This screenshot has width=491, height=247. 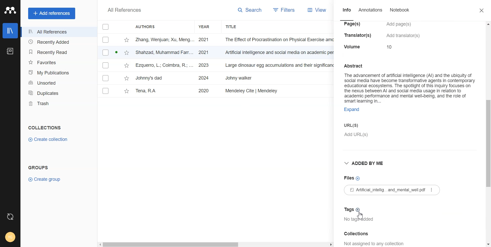 I want to click on Vertical scroll bar, so click(x=488, y=134).